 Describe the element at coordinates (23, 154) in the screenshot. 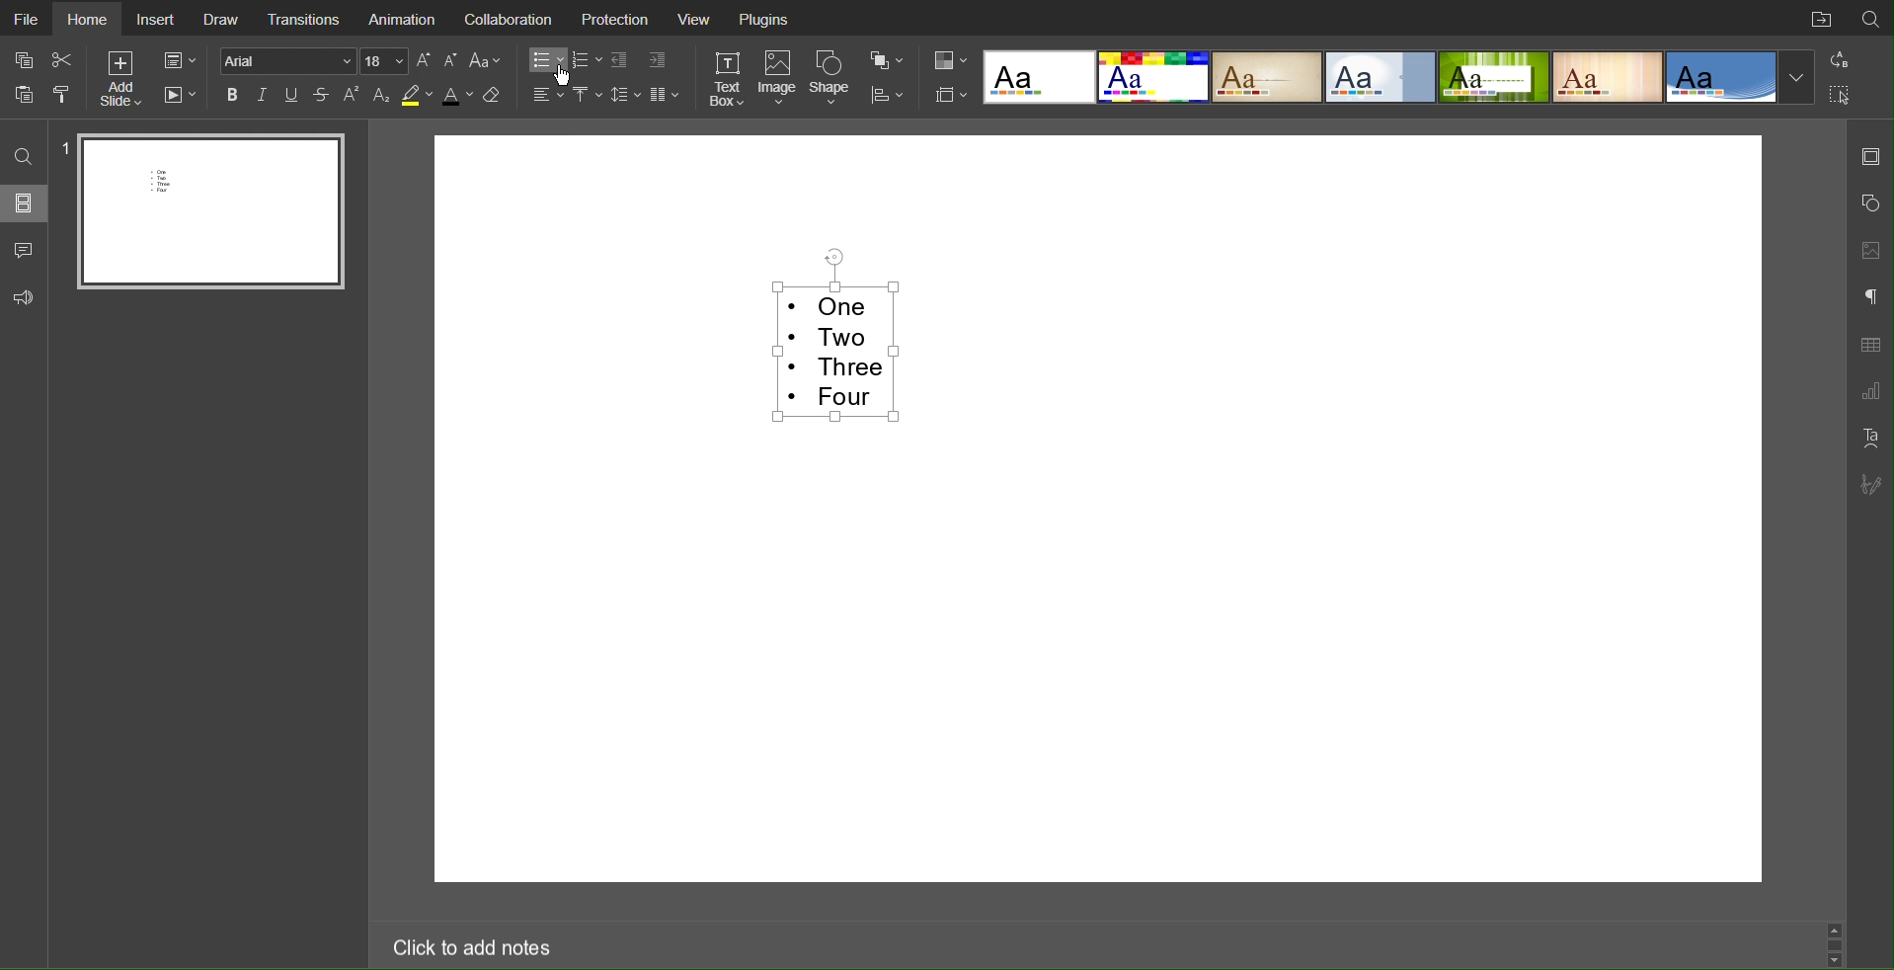

I see `Search` at that location.